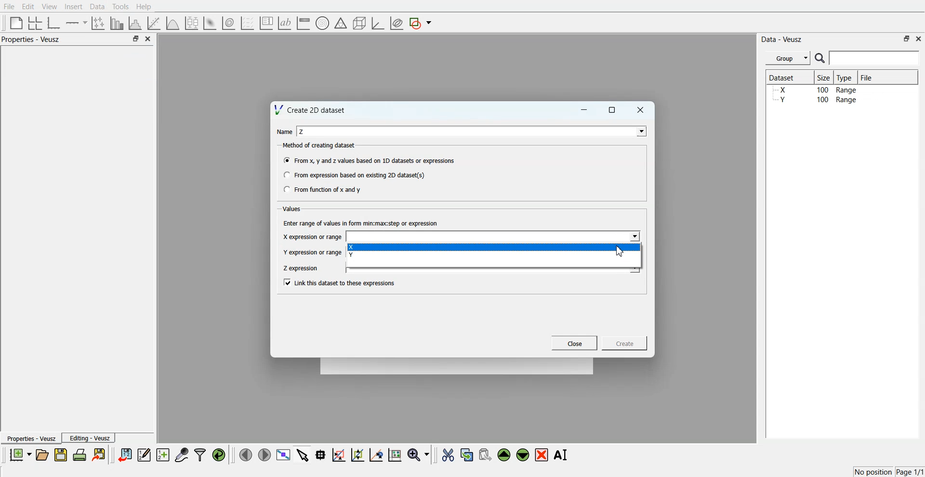 This screenshot has height=477, width=925. I want to click on Create new dataset for ranging, so click(162, 455).